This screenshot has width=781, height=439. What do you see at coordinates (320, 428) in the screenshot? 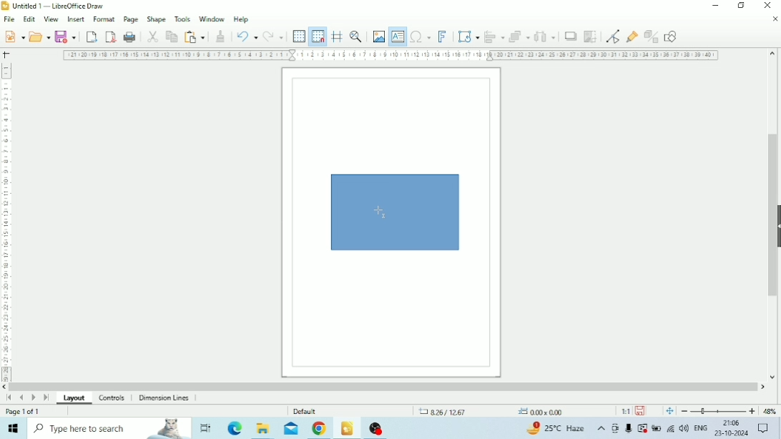
I see `Google Chrome` at bounding box center [320, 428].